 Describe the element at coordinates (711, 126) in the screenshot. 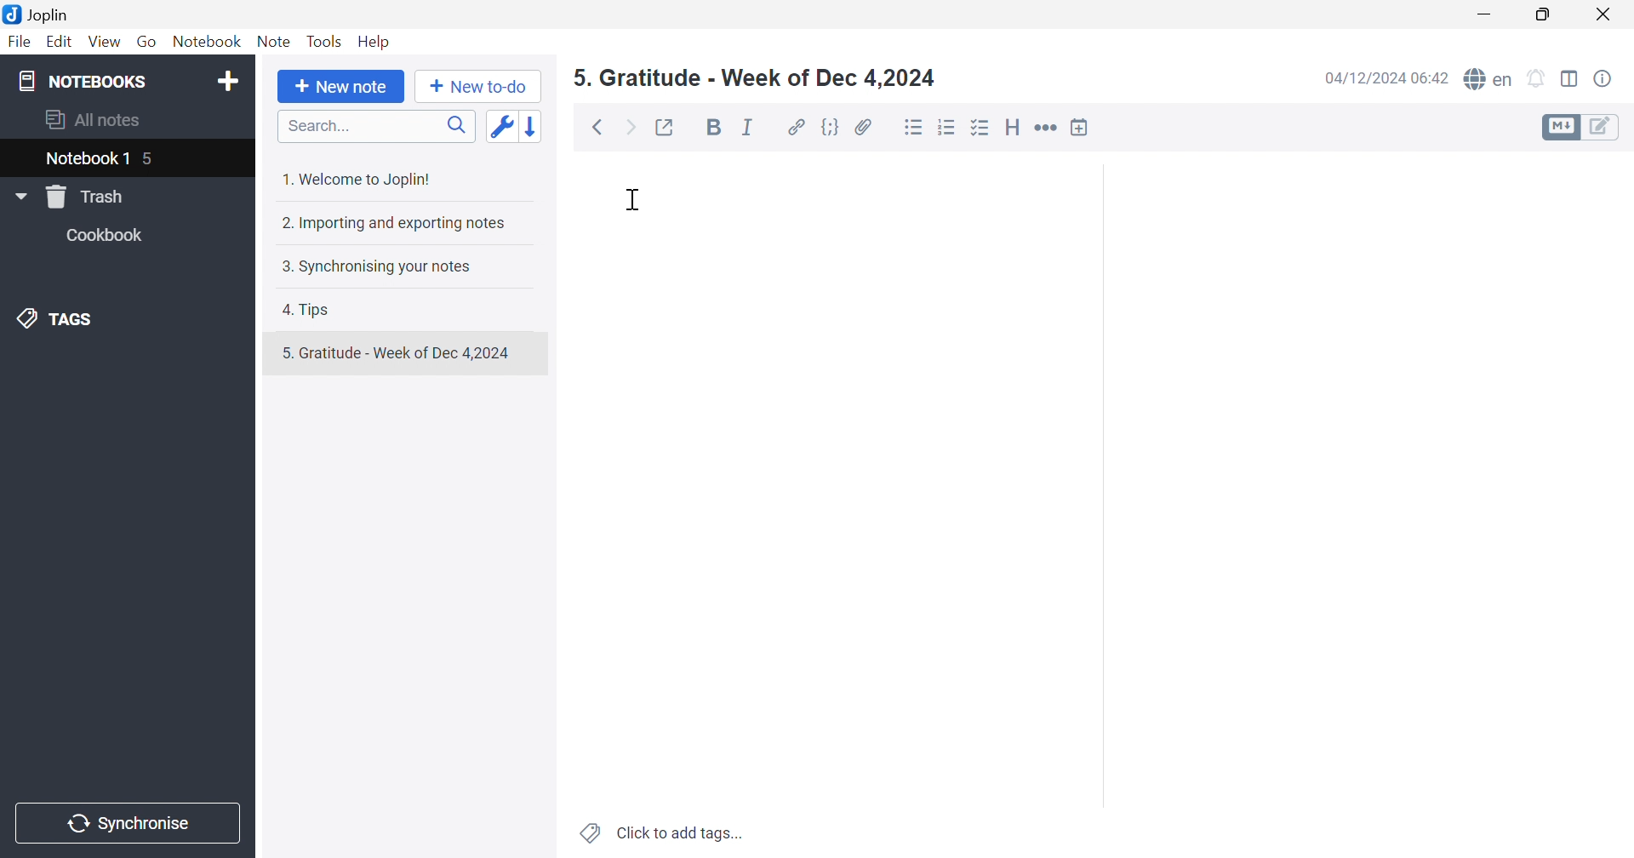

I see `Bold` at that location.